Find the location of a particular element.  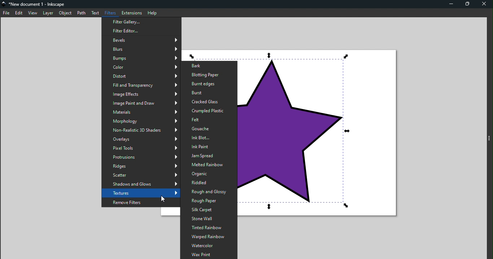

Filters is located at coordinates (109, 13).